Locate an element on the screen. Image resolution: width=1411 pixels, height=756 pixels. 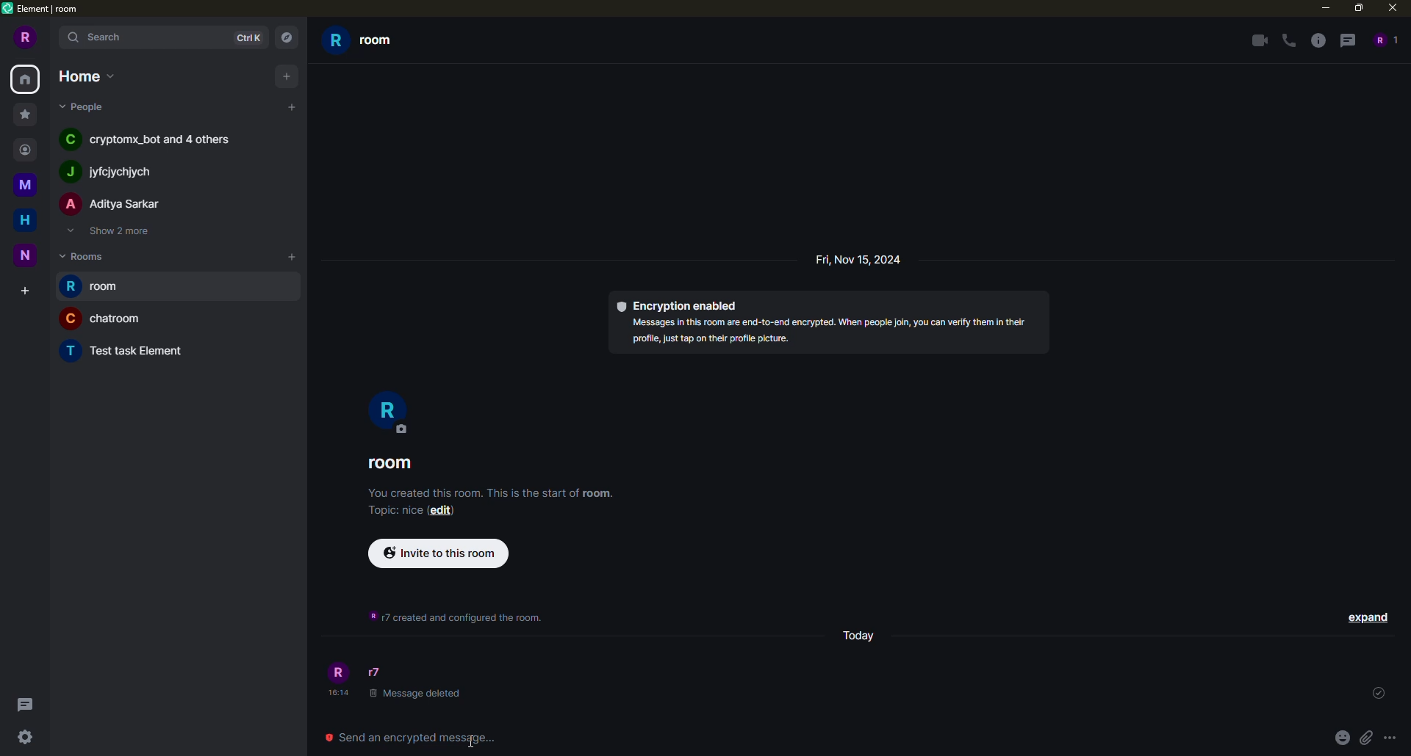
close is located at coordinates (1394, 8).